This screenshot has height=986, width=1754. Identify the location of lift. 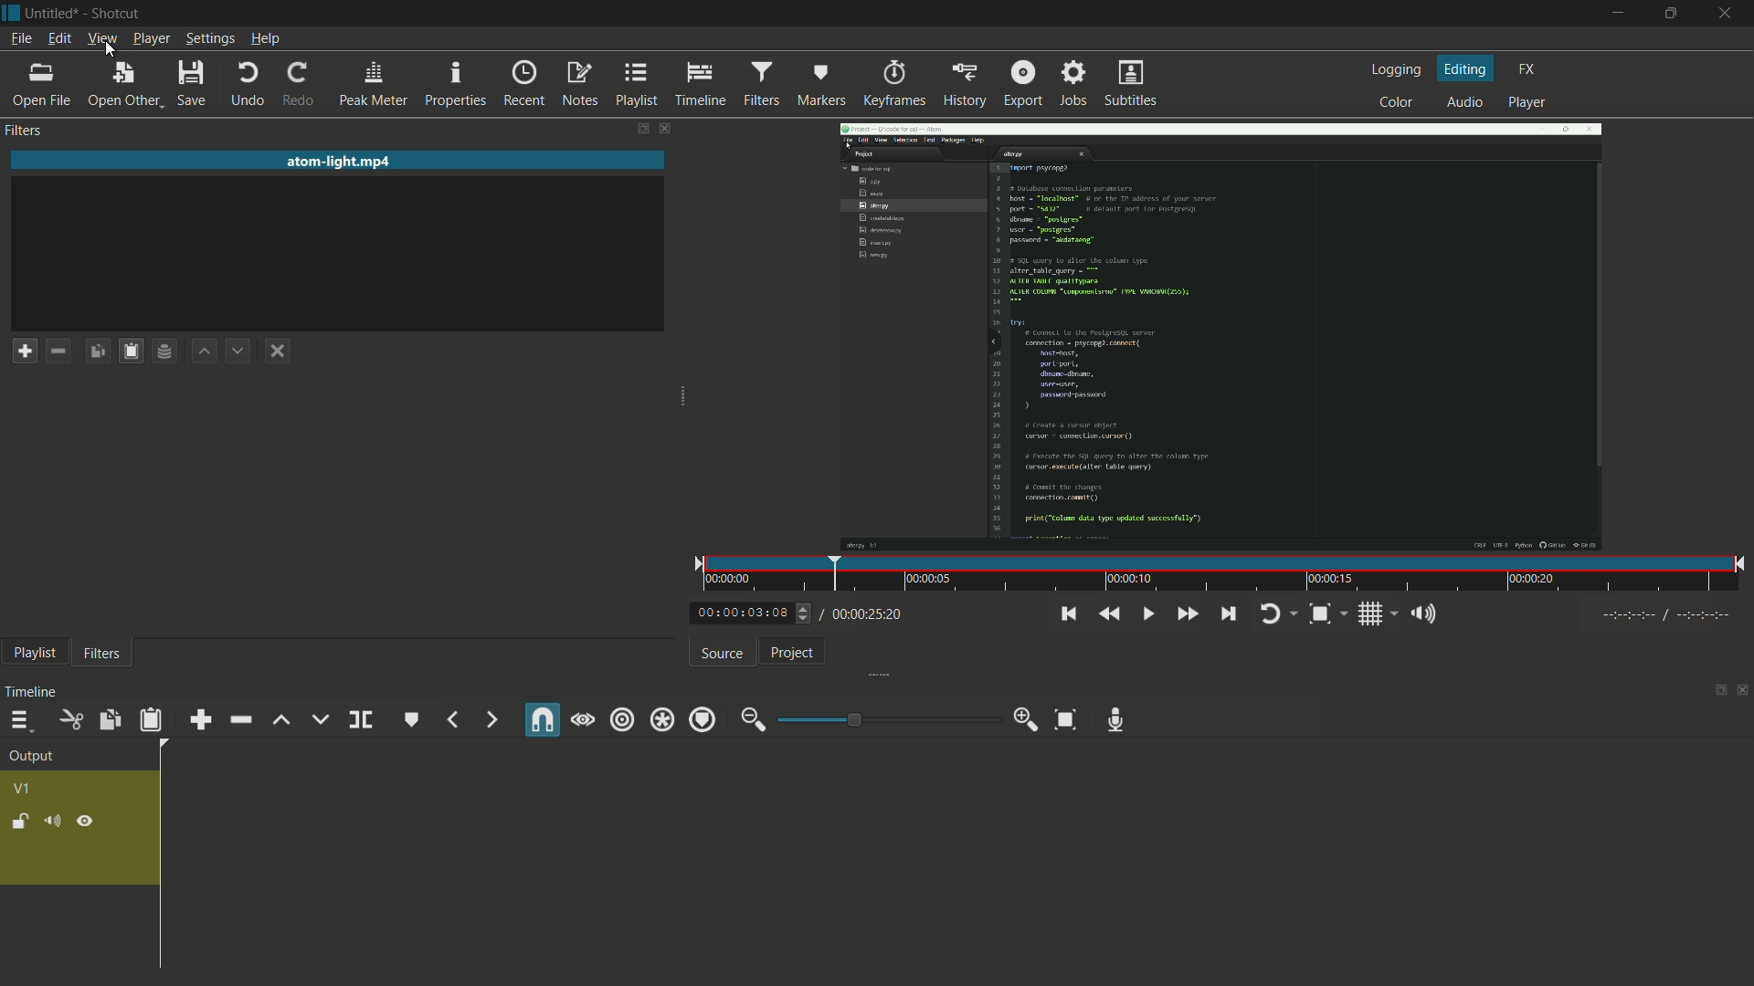
(280, 720).